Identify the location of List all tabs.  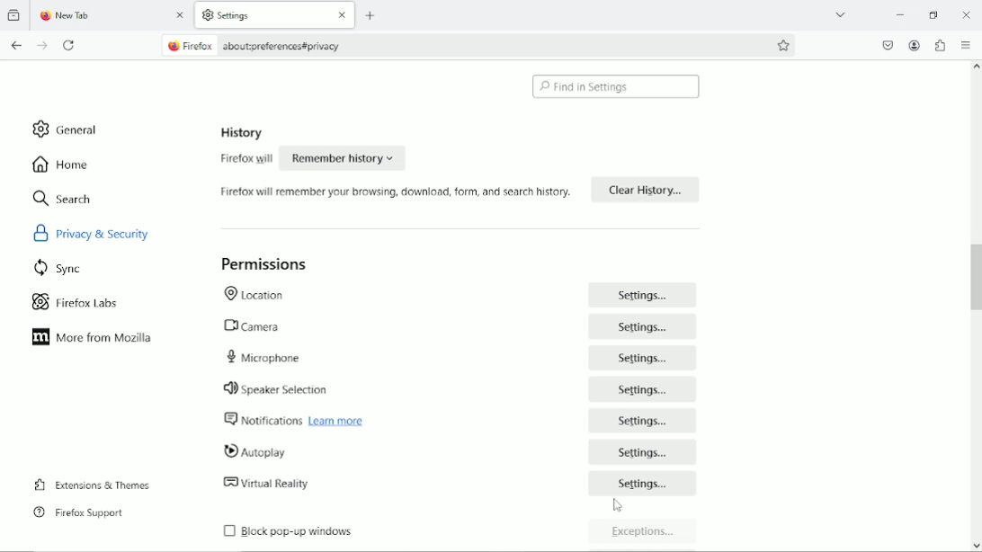
(840, 13).